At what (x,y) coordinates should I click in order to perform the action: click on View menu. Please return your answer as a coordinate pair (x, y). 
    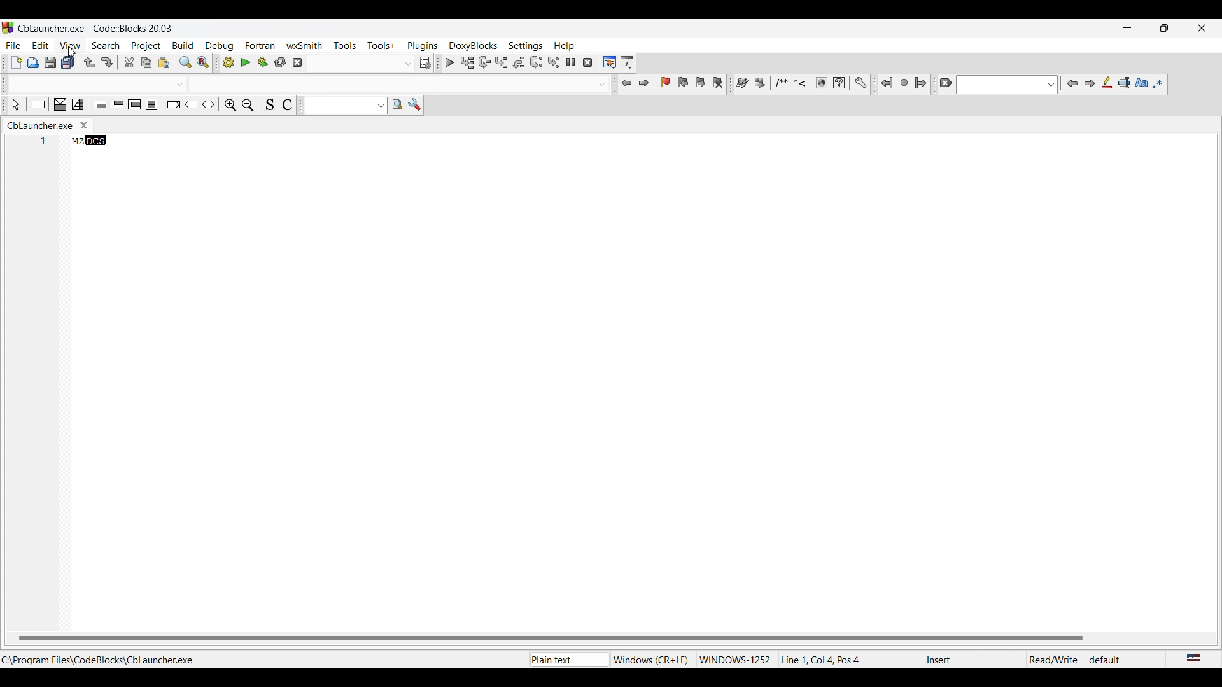
    Looking at the image, I should click on (71, 45).